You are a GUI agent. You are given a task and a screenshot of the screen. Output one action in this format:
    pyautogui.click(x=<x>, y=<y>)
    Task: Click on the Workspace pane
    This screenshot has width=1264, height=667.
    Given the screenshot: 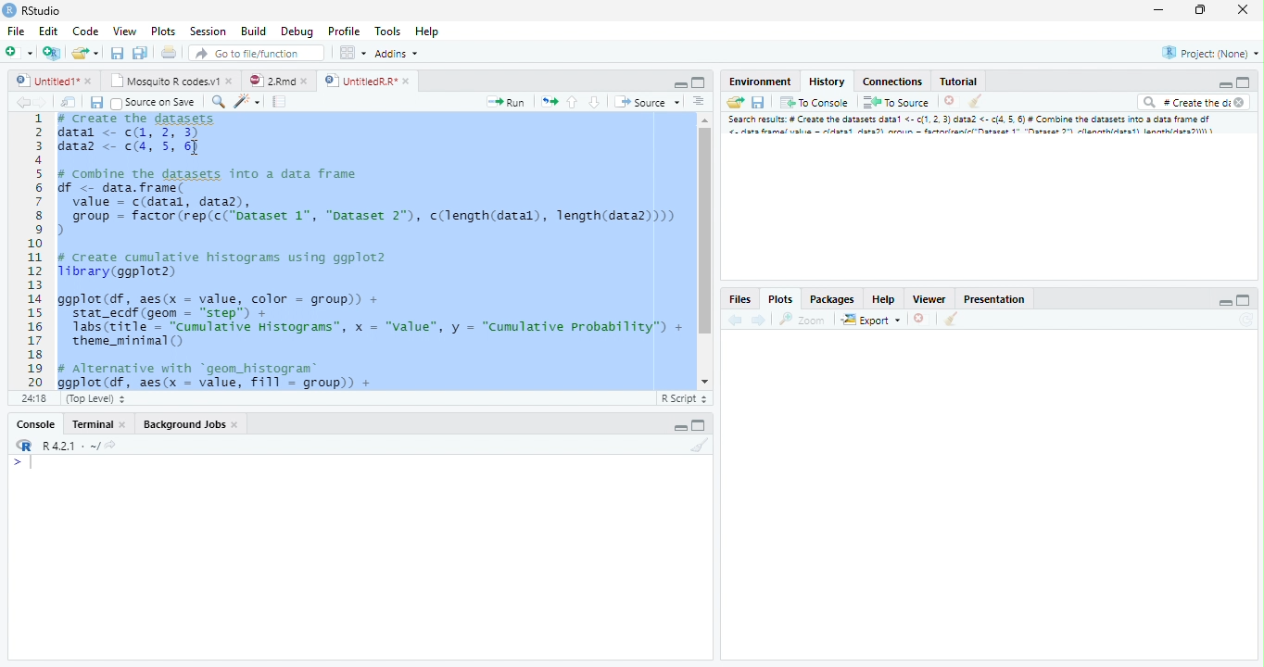 What is the action you would take?
    pyautogui.click(x=353, y=54)
    